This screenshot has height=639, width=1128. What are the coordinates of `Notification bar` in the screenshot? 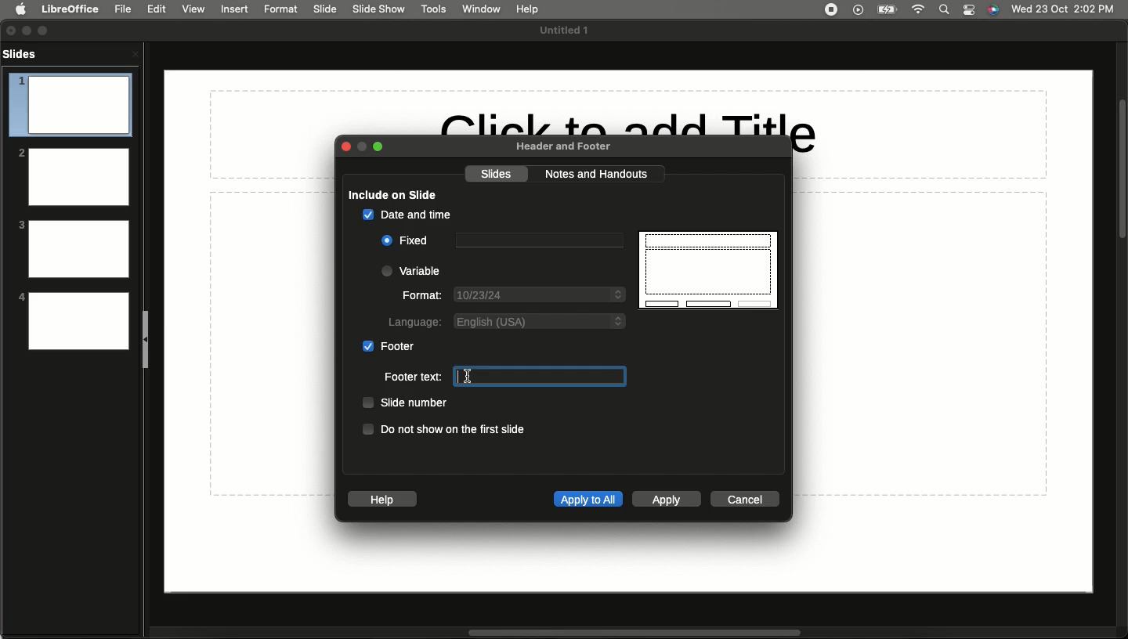 It's located at (970, 10).